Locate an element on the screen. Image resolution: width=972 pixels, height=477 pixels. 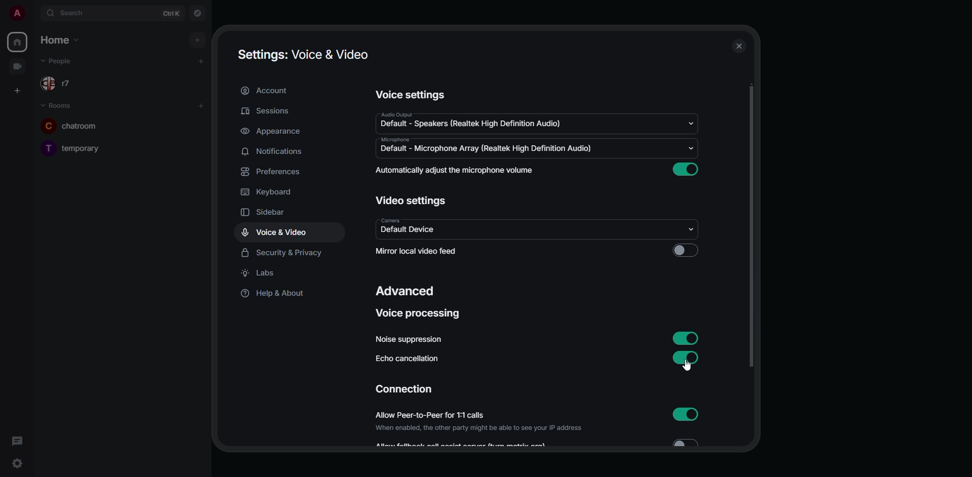
profile is located at coordinates (16, 15).